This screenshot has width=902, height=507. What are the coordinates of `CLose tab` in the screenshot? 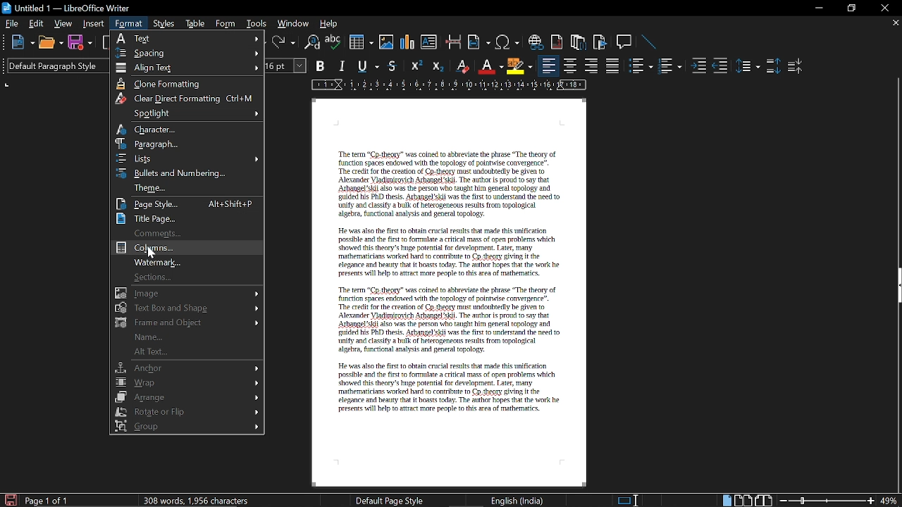 It's located at (895, 23).